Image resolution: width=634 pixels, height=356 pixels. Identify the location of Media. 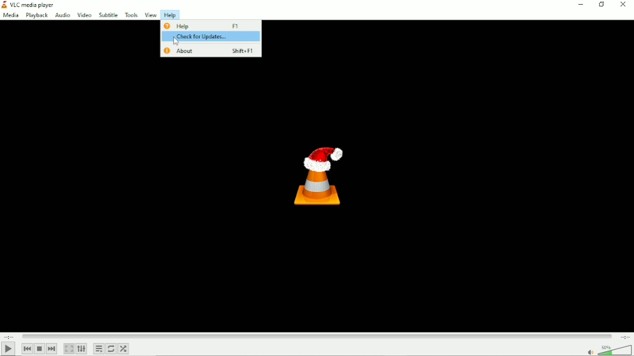
(12, 16).